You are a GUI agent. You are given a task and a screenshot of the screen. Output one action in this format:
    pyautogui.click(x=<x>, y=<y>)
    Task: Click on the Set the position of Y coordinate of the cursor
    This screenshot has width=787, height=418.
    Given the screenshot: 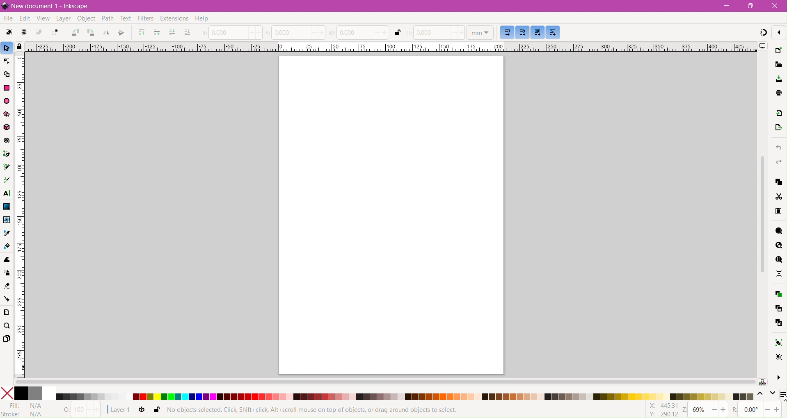 What is the action you would take?
    pyautogui.click(x=295, y=32)
    